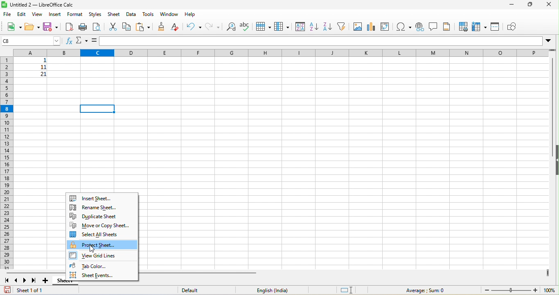  What do you see at coordinates (371, 27) in the screenshot?
I see `chart` at bounding box center [371, 27].